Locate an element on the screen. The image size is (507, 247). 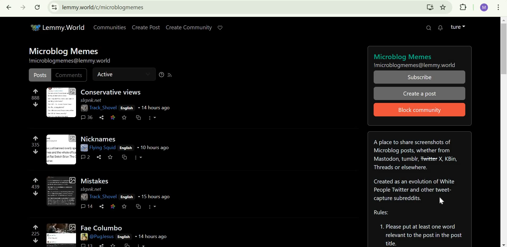
Create a post is located at coordinates (420, 94).